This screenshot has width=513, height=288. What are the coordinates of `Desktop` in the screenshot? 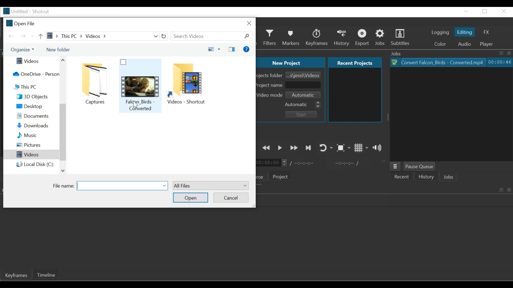 It's located at (35, 107).